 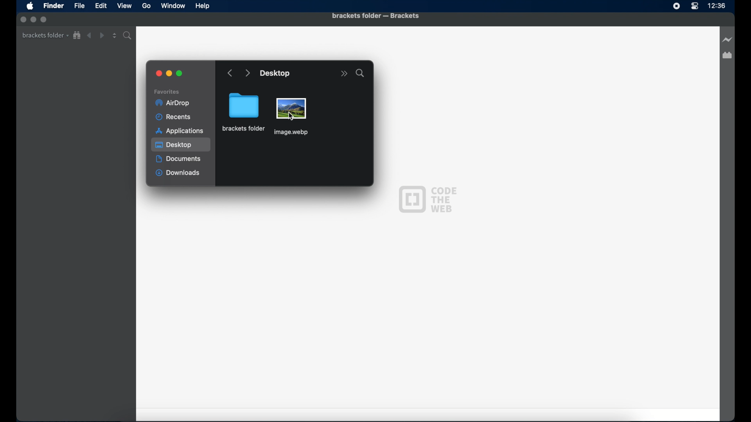 I want to click on apple icon, so click(x=30, y=7).